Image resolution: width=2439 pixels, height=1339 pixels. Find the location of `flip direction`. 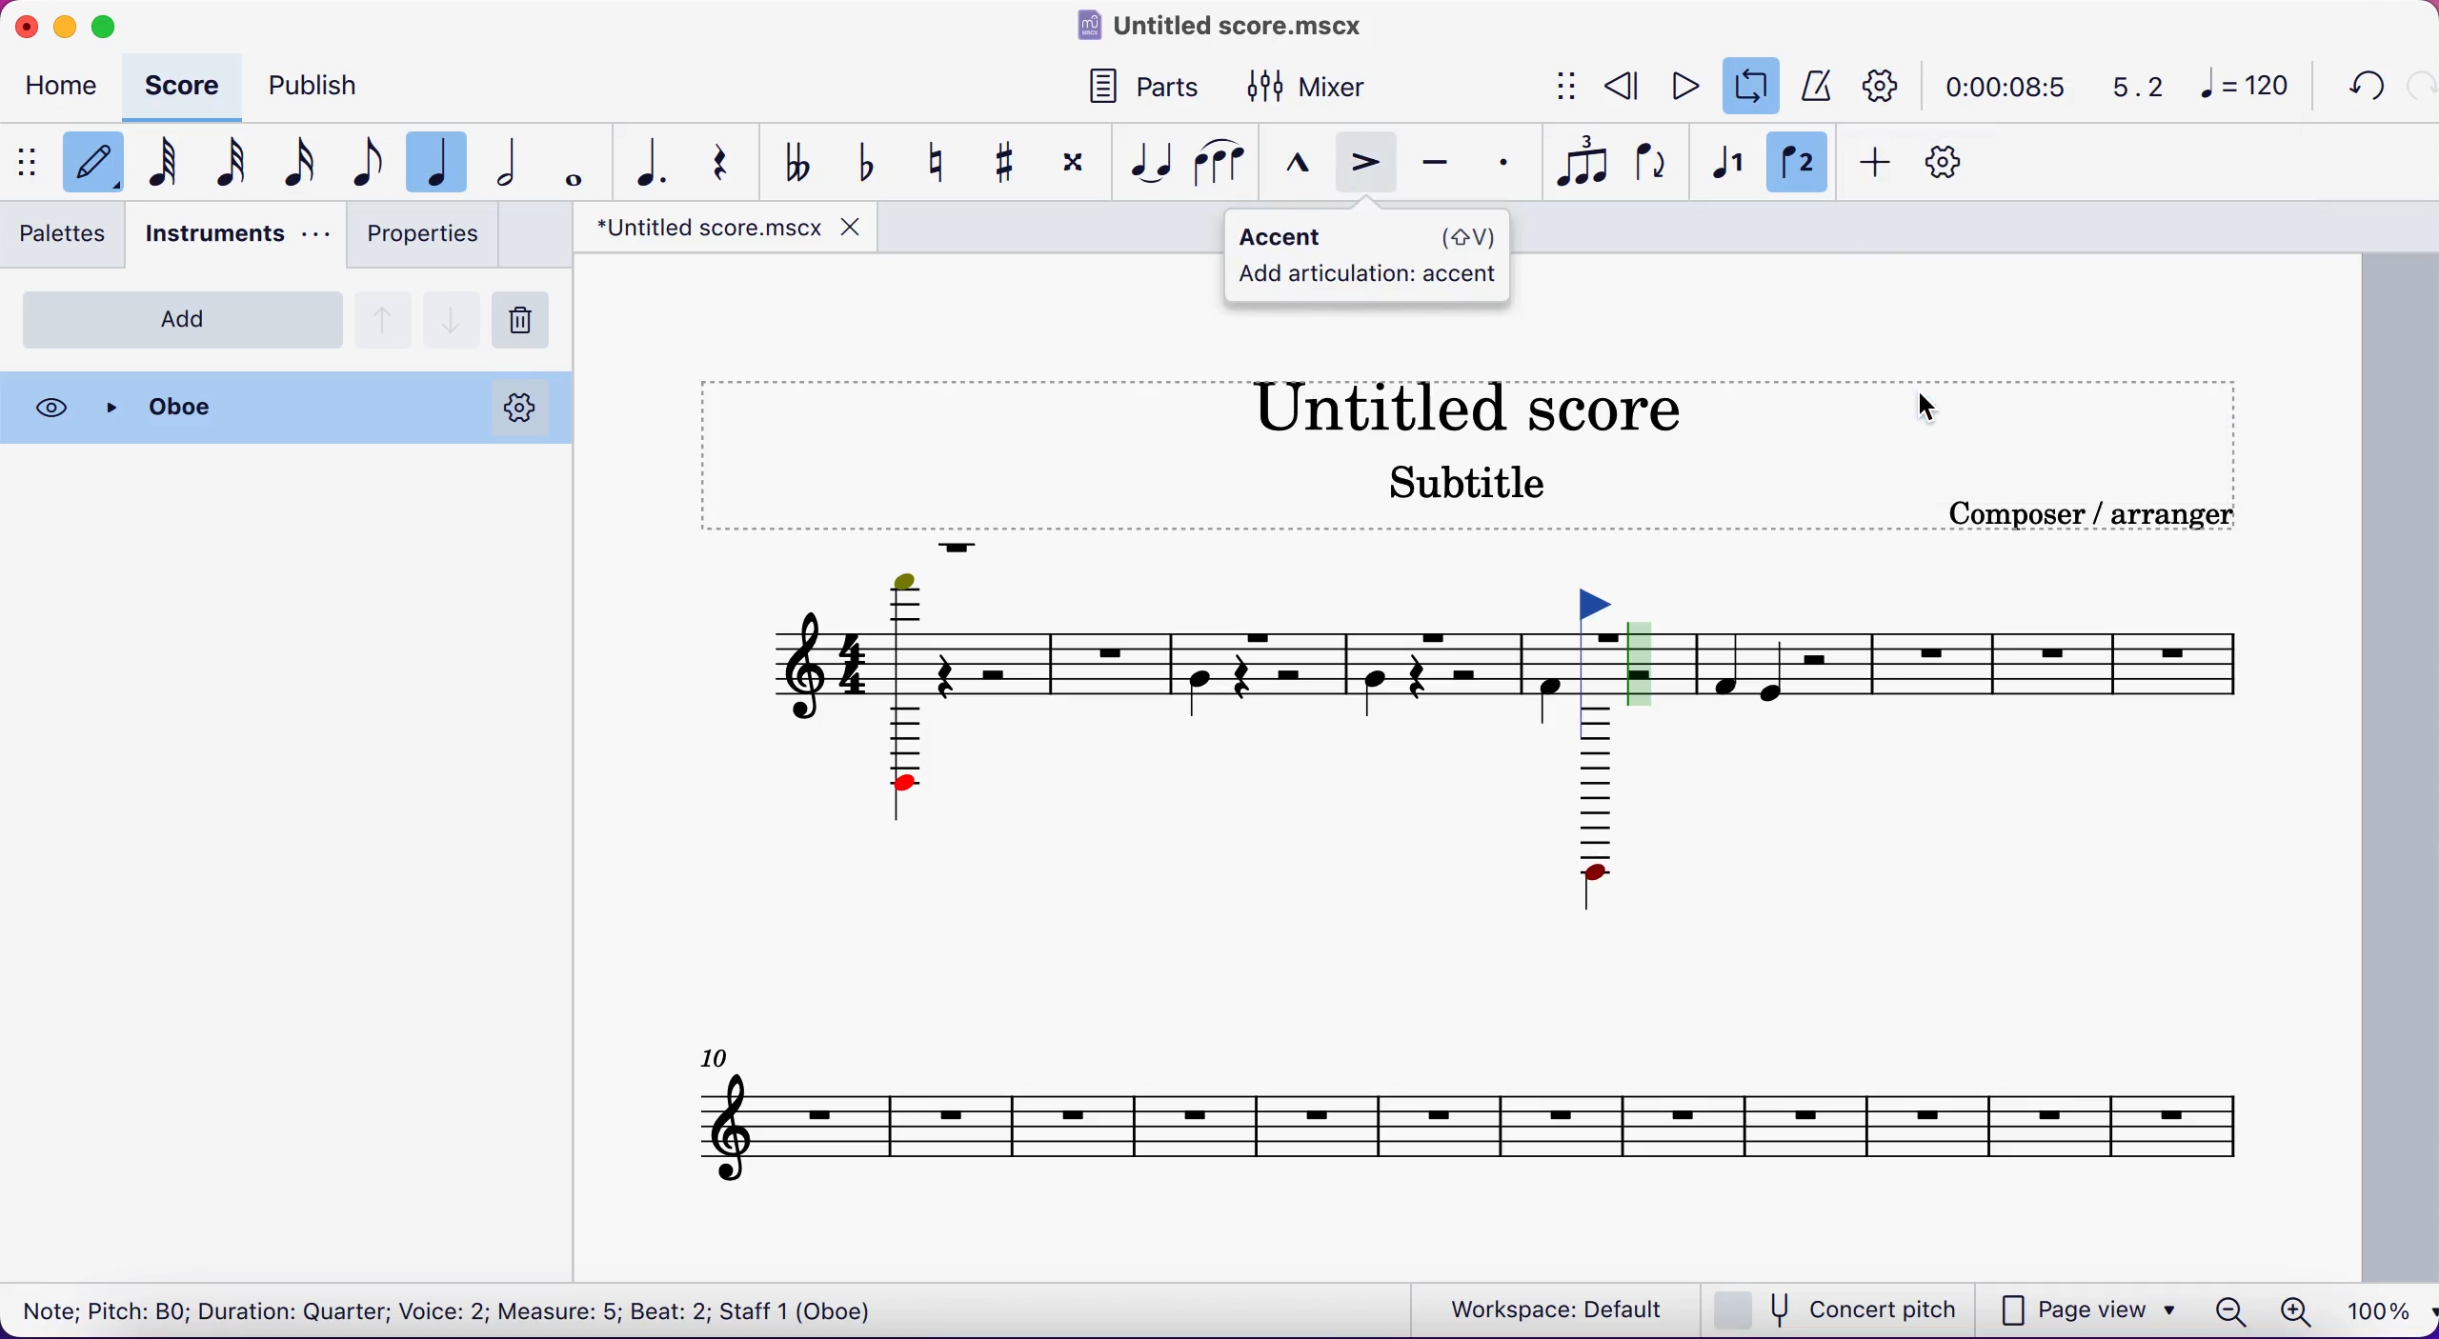

flip direction is located at coordinates (1656, 167).